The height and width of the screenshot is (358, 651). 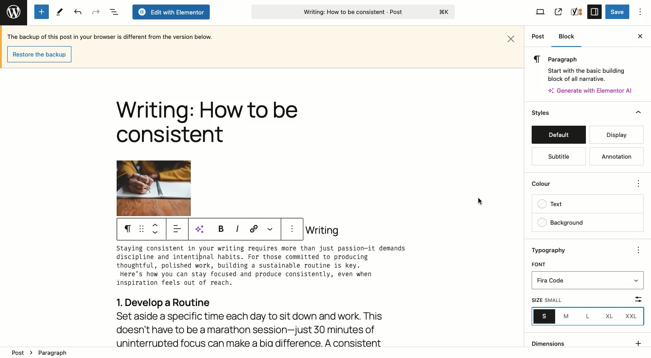 What do you see at coordinates (639, 183) in the screenshot?
I see `More` at bounding box center [639, 183].